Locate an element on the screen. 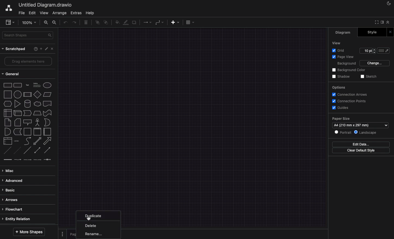  link is located at coordinates (8, 159).